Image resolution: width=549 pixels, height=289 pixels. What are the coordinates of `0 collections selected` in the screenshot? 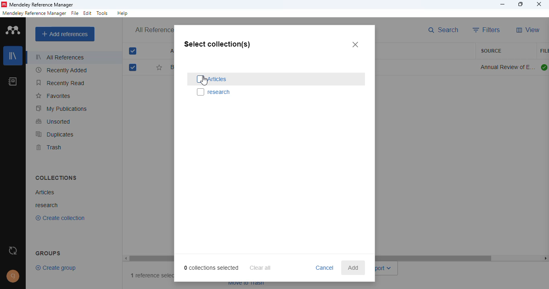 It's located at (211, 268).